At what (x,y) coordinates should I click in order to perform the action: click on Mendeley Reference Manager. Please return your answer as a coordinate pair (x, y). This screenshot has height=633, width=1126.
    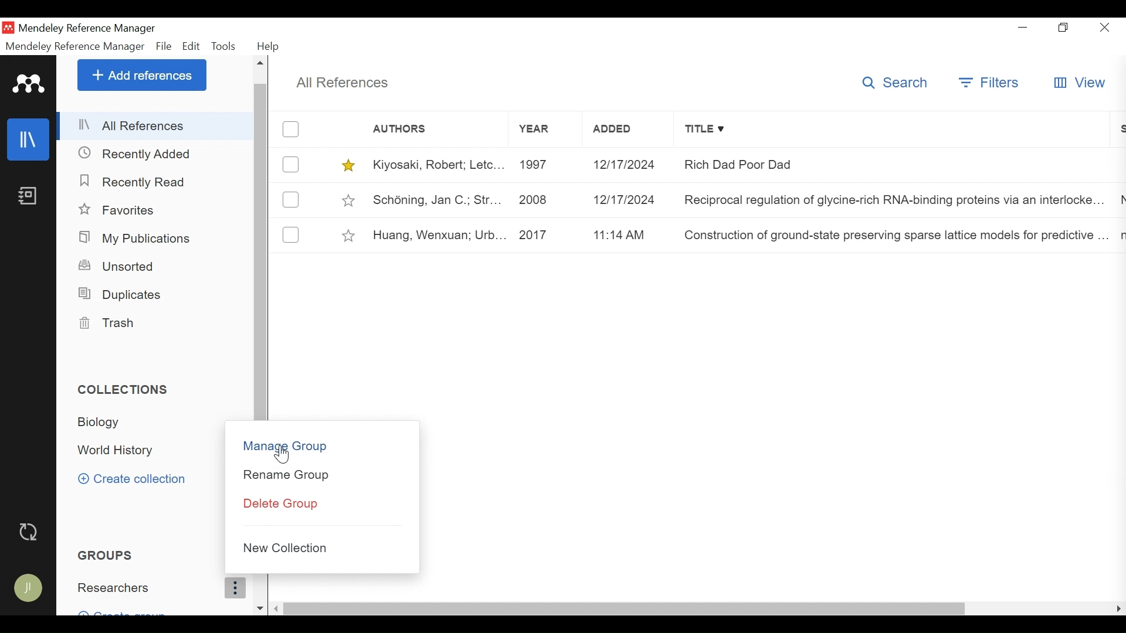
    Looking at the image, I should click on (87, 28).